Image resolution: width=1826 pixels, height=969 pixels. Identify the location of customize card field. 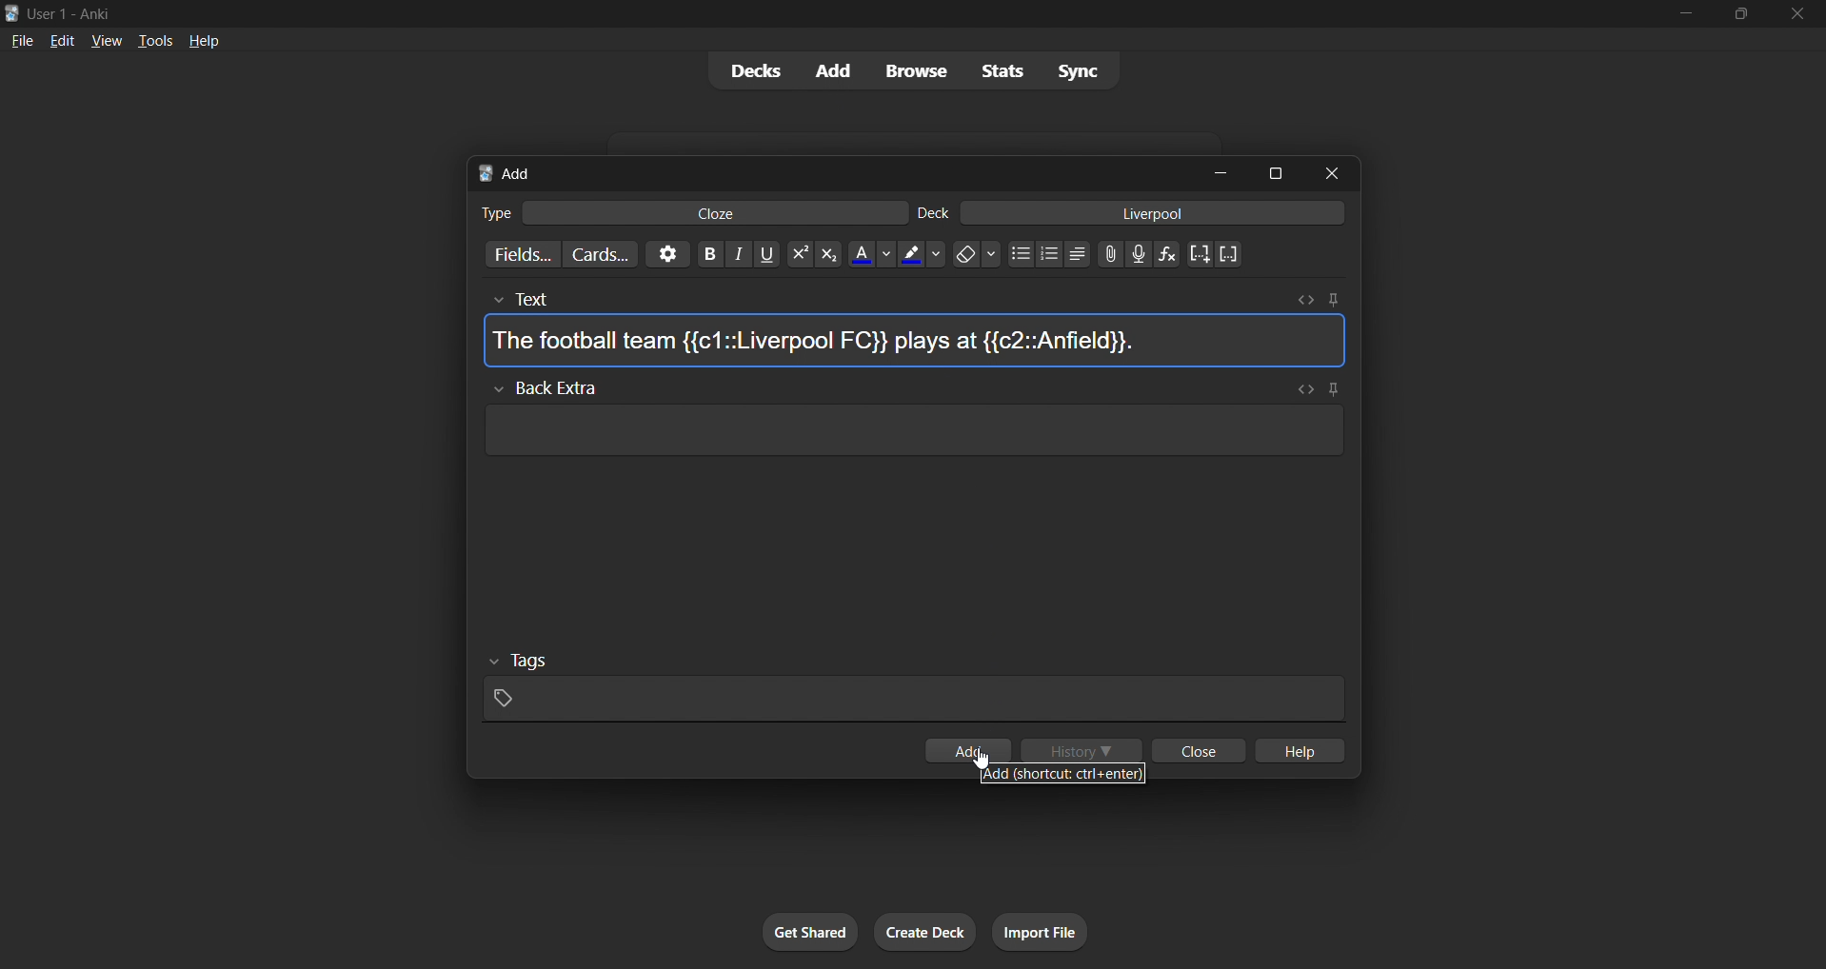
(525, 250).